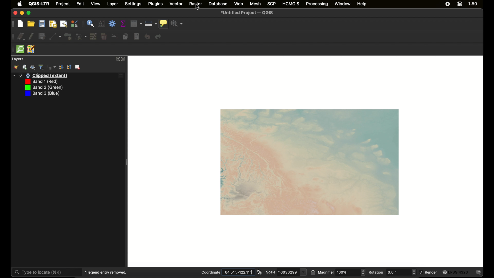  I want to click on untitled project  - QGIS, so click(247, 13).